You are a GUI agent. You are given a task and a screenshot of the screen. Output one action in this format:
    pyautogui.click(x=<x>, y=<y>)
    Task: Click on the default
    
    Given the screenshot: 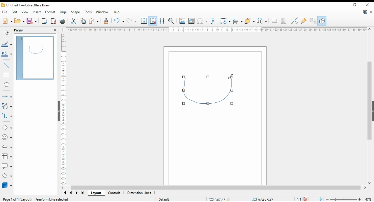 What is the action you would take?
    pyautogui.click(x=164, y=199)
    